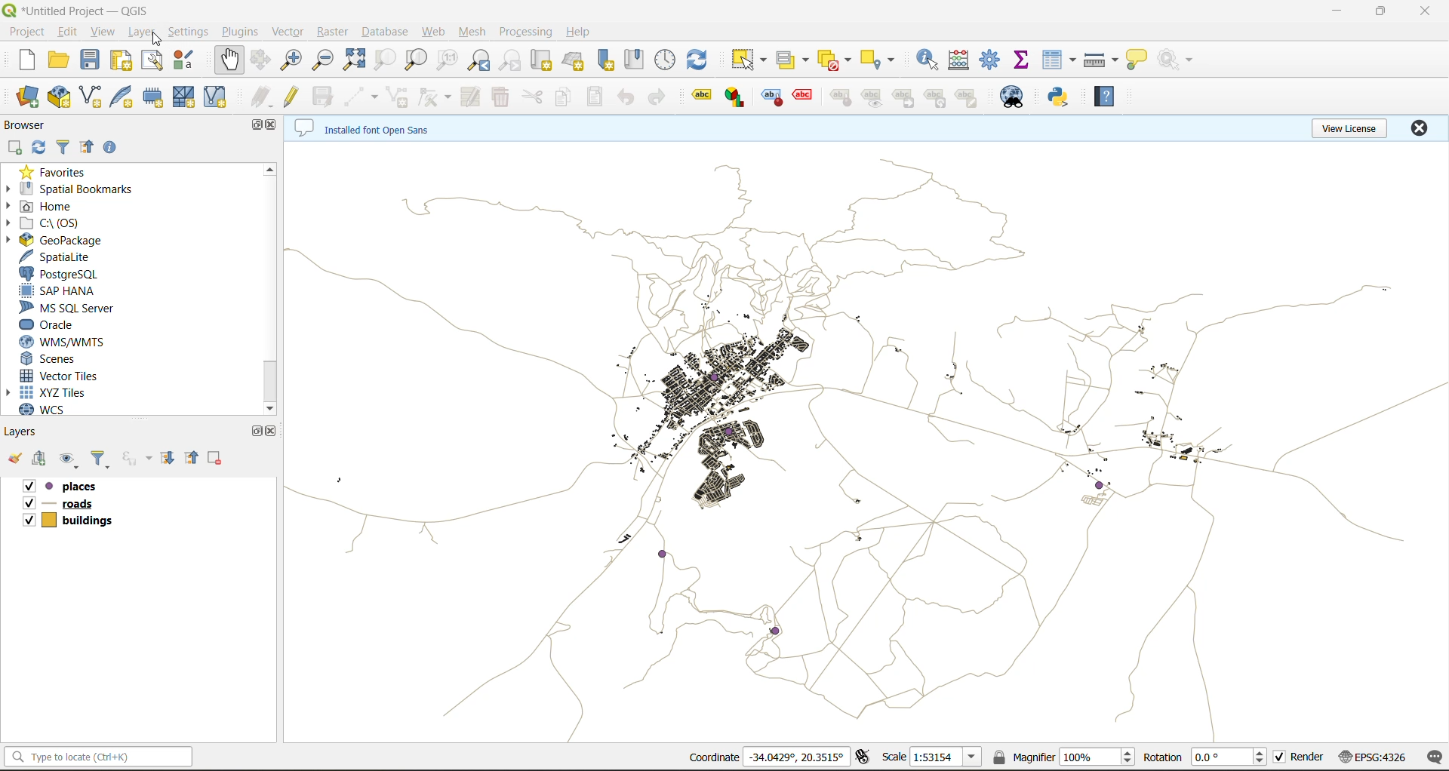 This screenshot has width=1449, height=771. What do you see at coordinates (254, 431) in the screenshot?
I see `maximize` at bounding box center [254, 431].